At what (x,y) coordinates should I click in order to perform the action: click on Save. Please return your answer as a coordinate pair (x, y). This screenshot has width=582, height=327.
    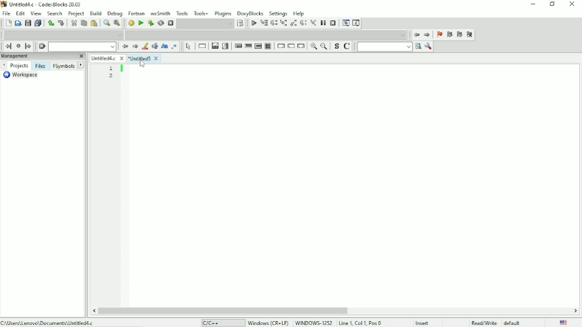
    Looking at the image, I should click on (28, 23).